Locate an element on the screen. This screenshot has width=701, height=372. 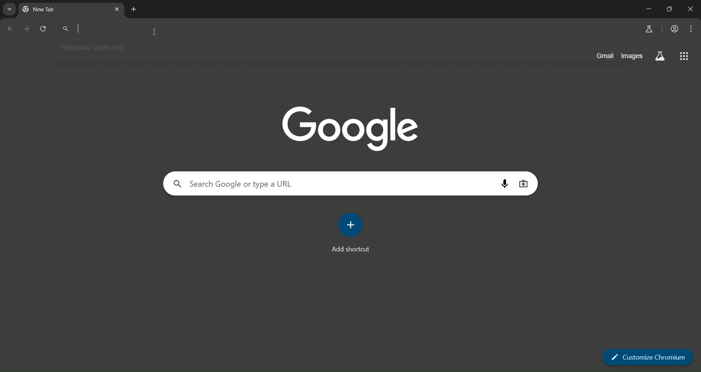
minimize is located at coordinates (649, 8).